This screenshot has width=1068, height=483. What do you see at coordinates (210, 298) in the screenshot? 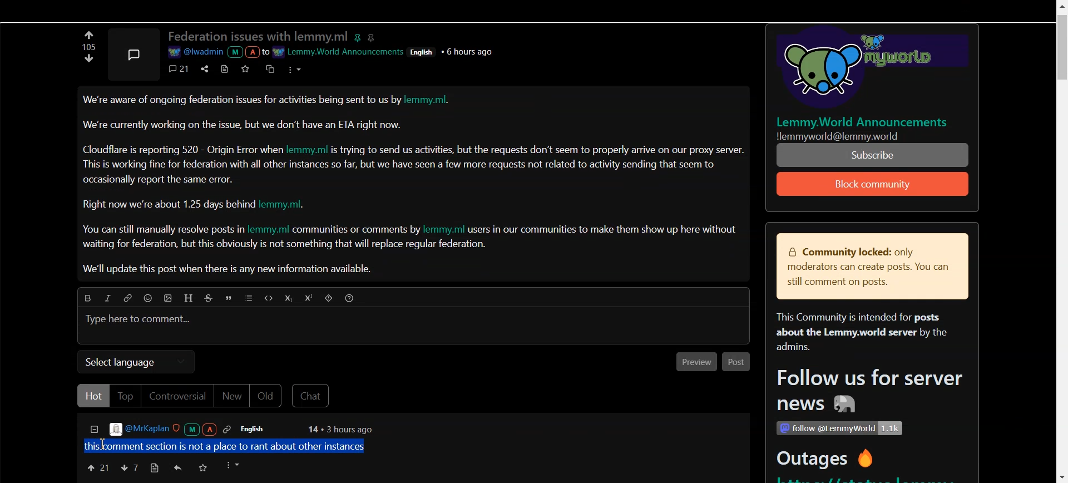
I see `Strike through` at bounding box center [210, 298].